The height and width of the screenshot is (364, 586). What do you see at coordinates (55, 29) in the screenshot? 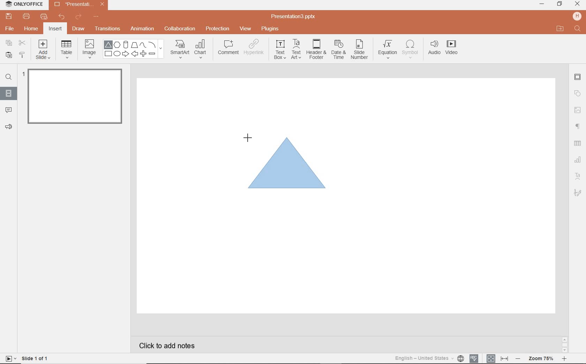
I see `INSERT` at bounding box center [55, 29].